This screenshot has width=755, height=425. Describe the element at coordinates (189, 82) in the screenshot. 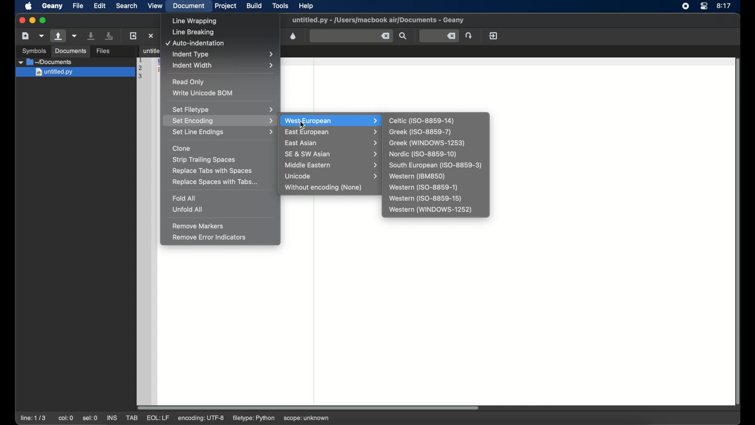

I see `read only` at that location.